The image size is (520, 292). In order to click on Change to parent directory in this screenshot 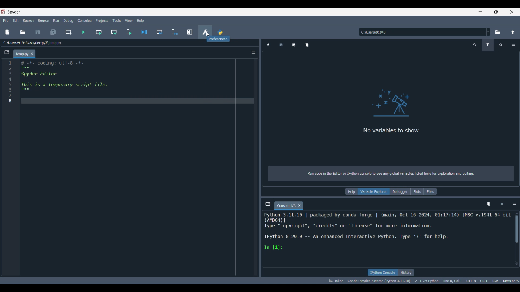, I will do `click(513, 32)`.